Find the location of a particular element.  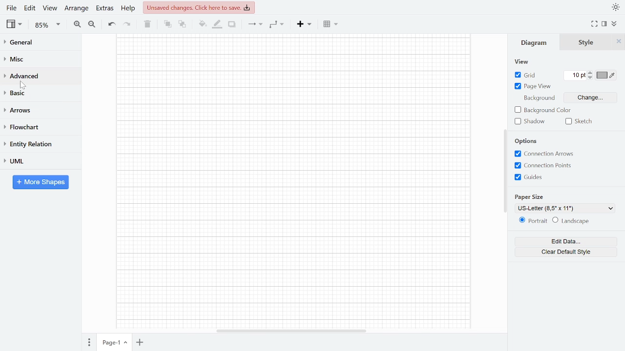

Potrait is located at coordinates (532, 221).